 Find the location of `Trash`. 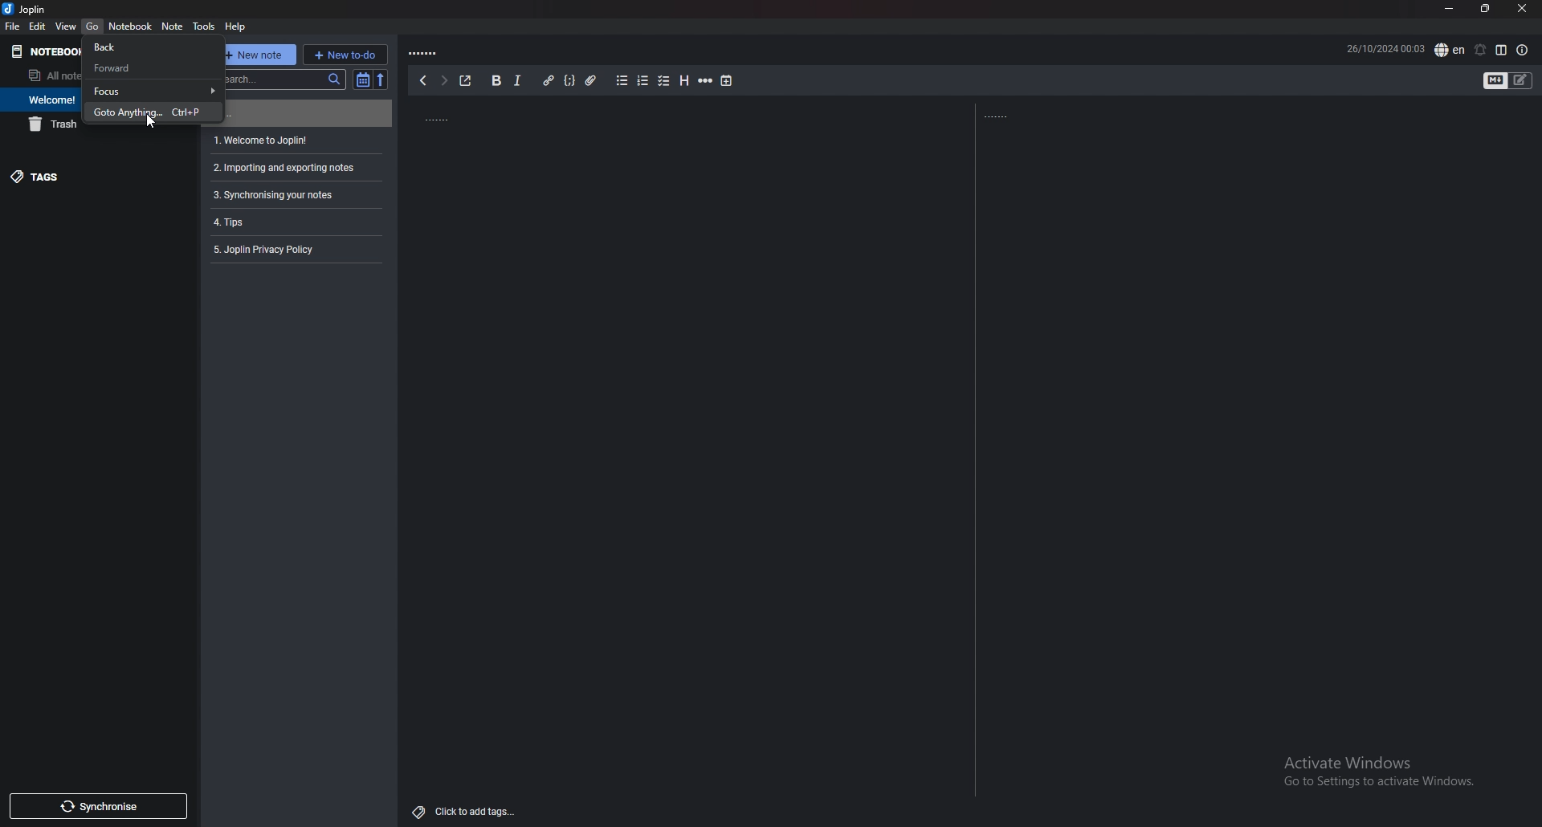

Trash is located at coordinates (47, 126).